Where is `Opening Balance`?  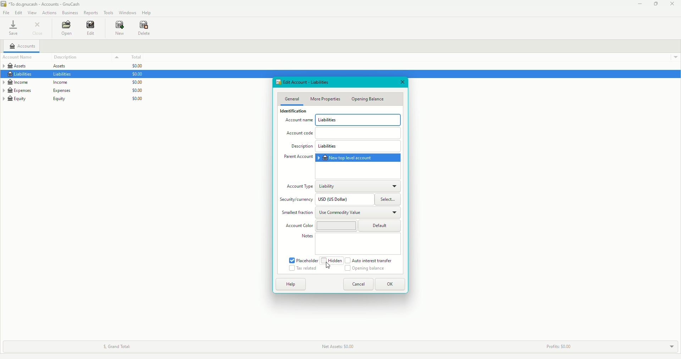 Opening Balance is located at coordinates (370, 99).